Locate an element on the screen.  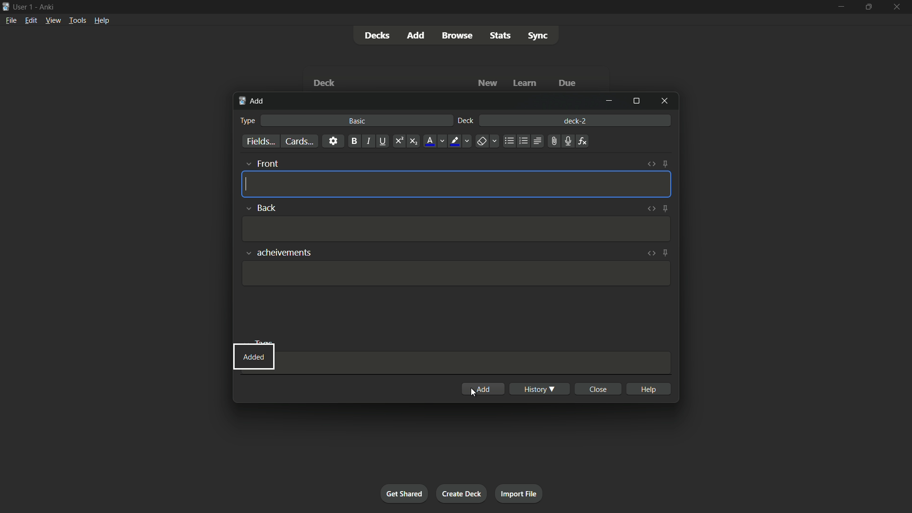
Deck is located at coordinates (323, 83).